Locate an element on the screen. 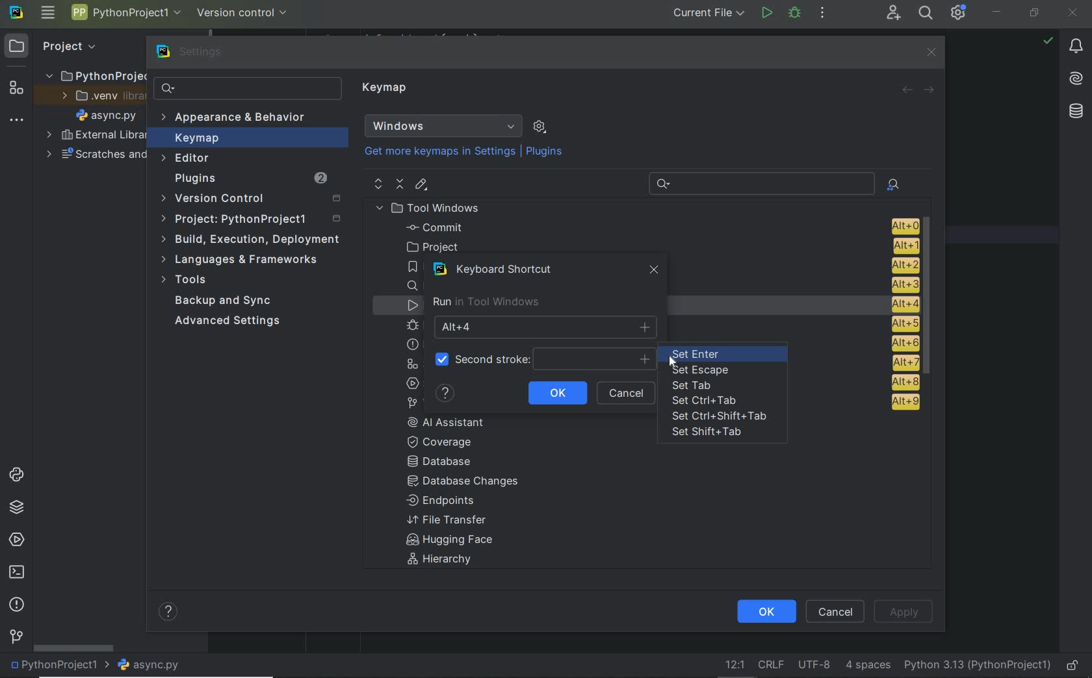 Image resolution: width=1092 pixels, height=678 pixels. Languages & frameworks is located at coordinates (242, 261).